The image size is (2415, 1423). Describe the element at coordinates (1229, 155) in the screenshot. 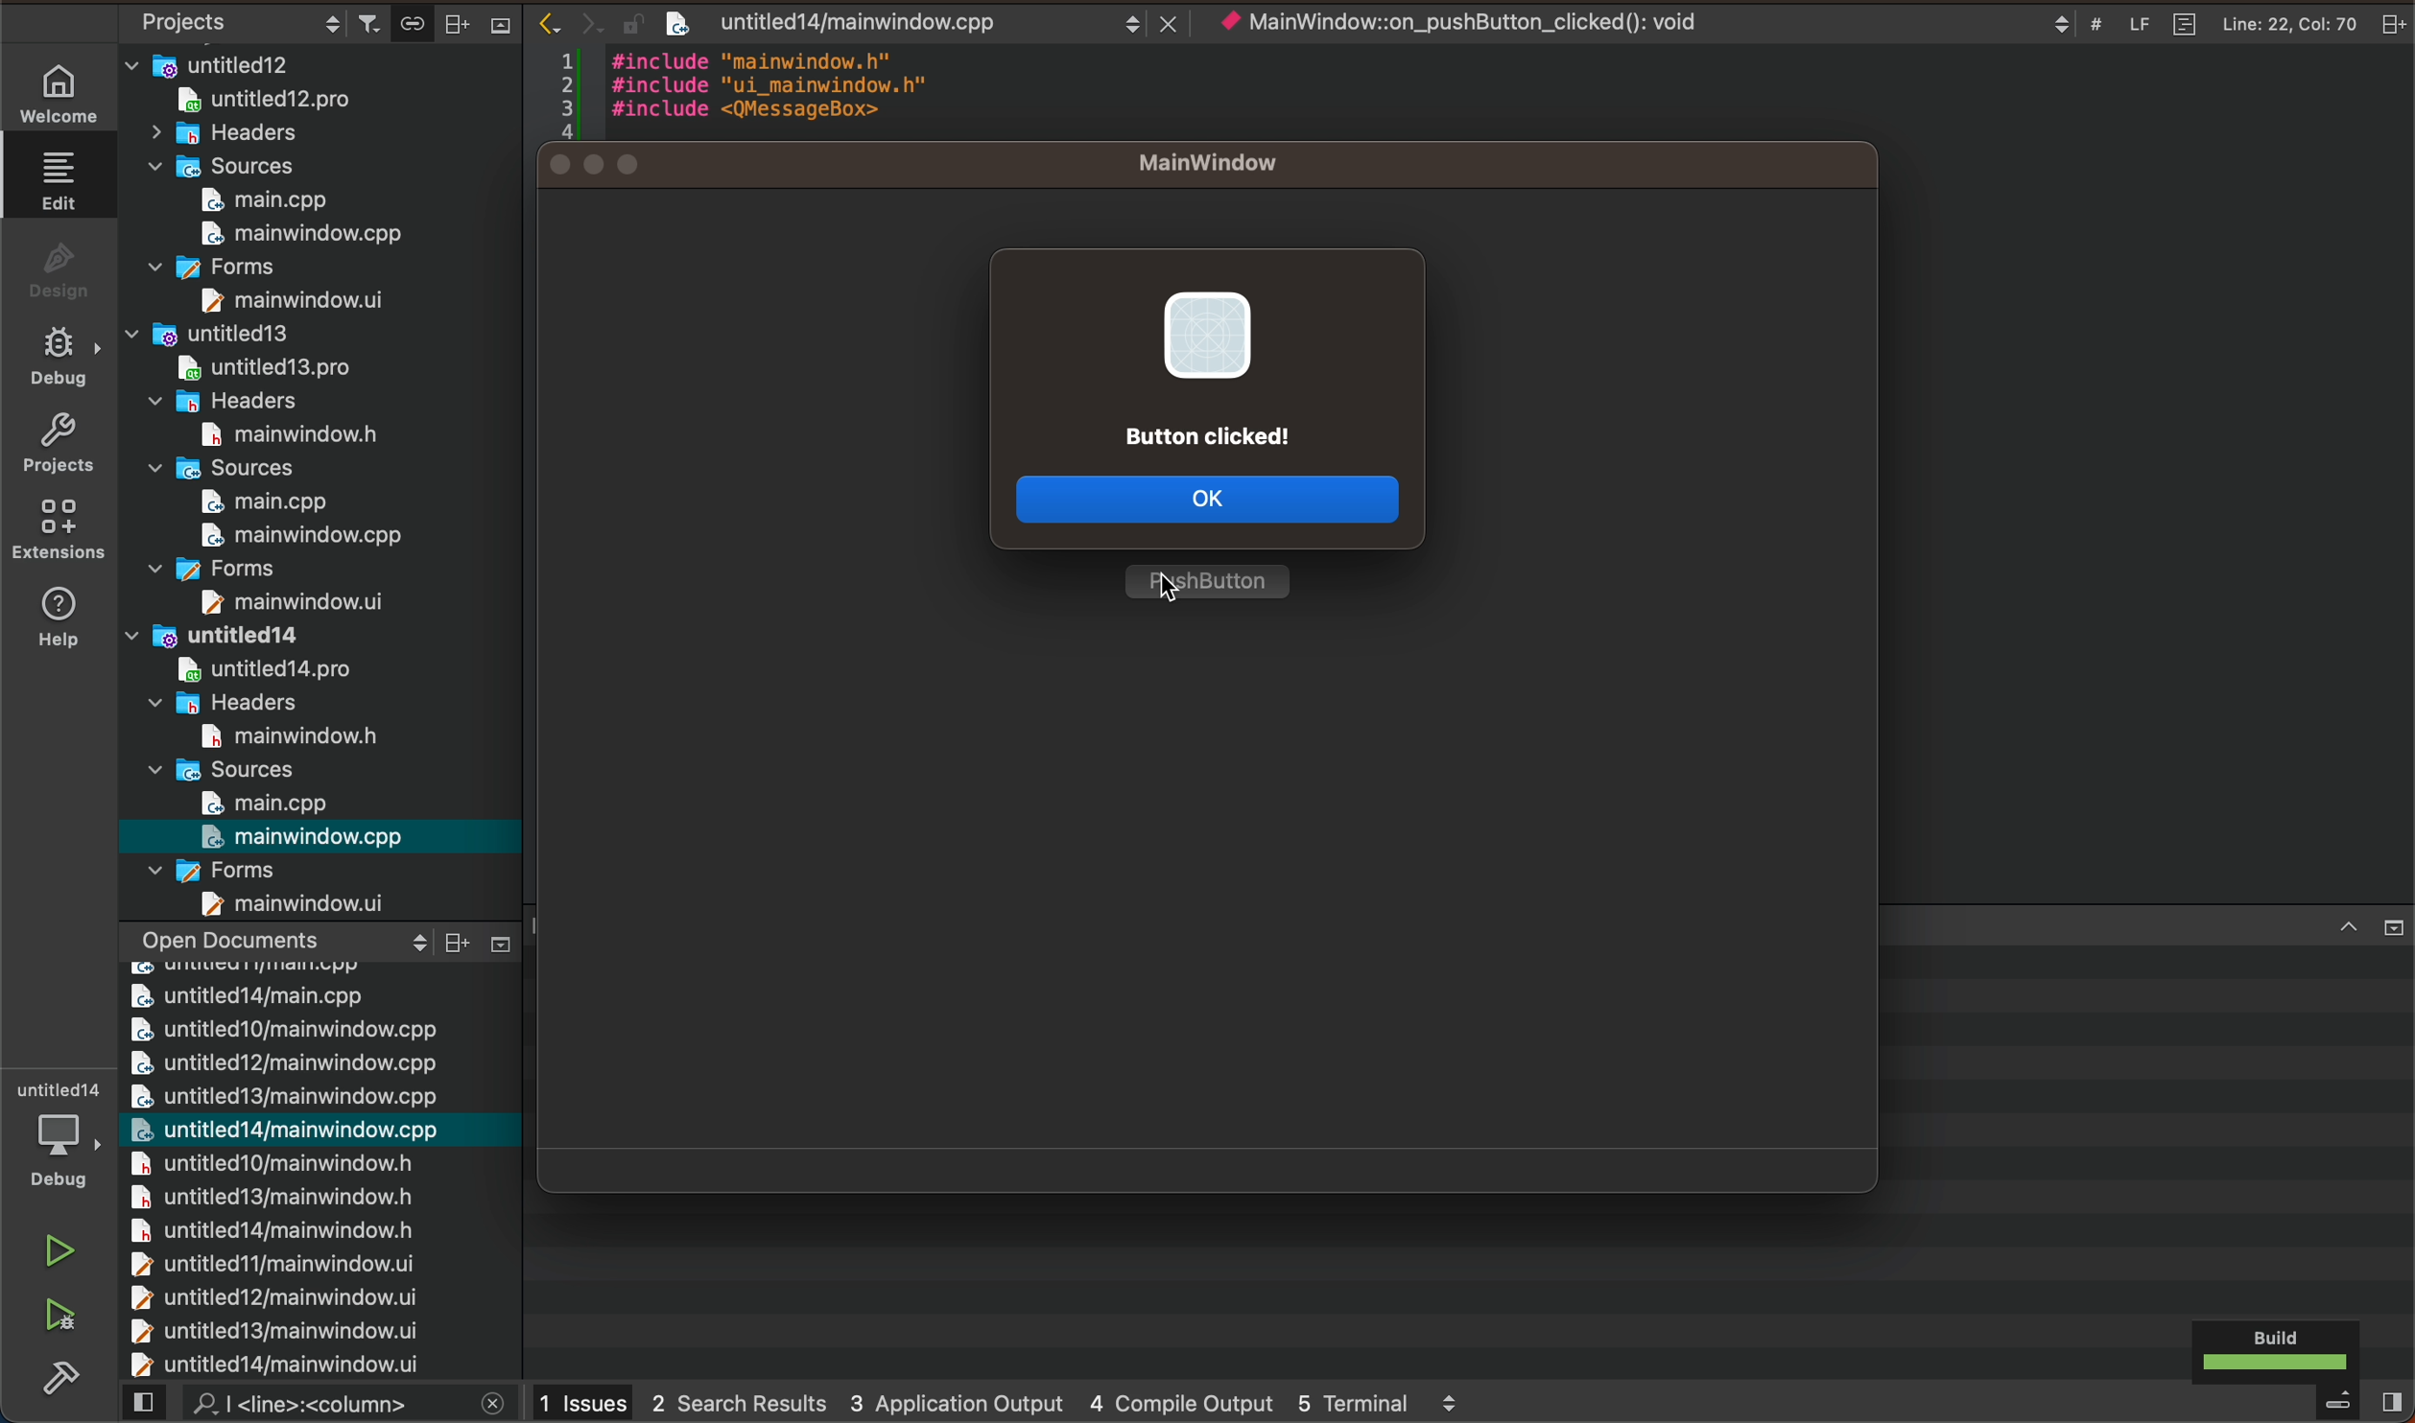

I see `main window` at that location.